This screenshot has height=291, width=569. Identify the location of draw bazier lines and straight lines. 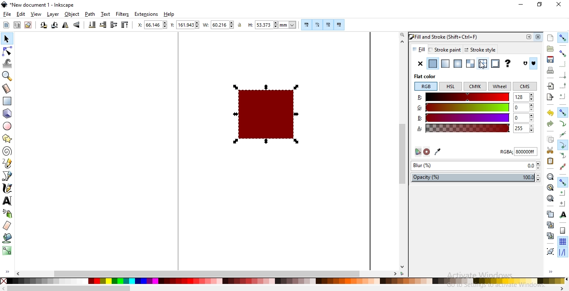
(7, 176).